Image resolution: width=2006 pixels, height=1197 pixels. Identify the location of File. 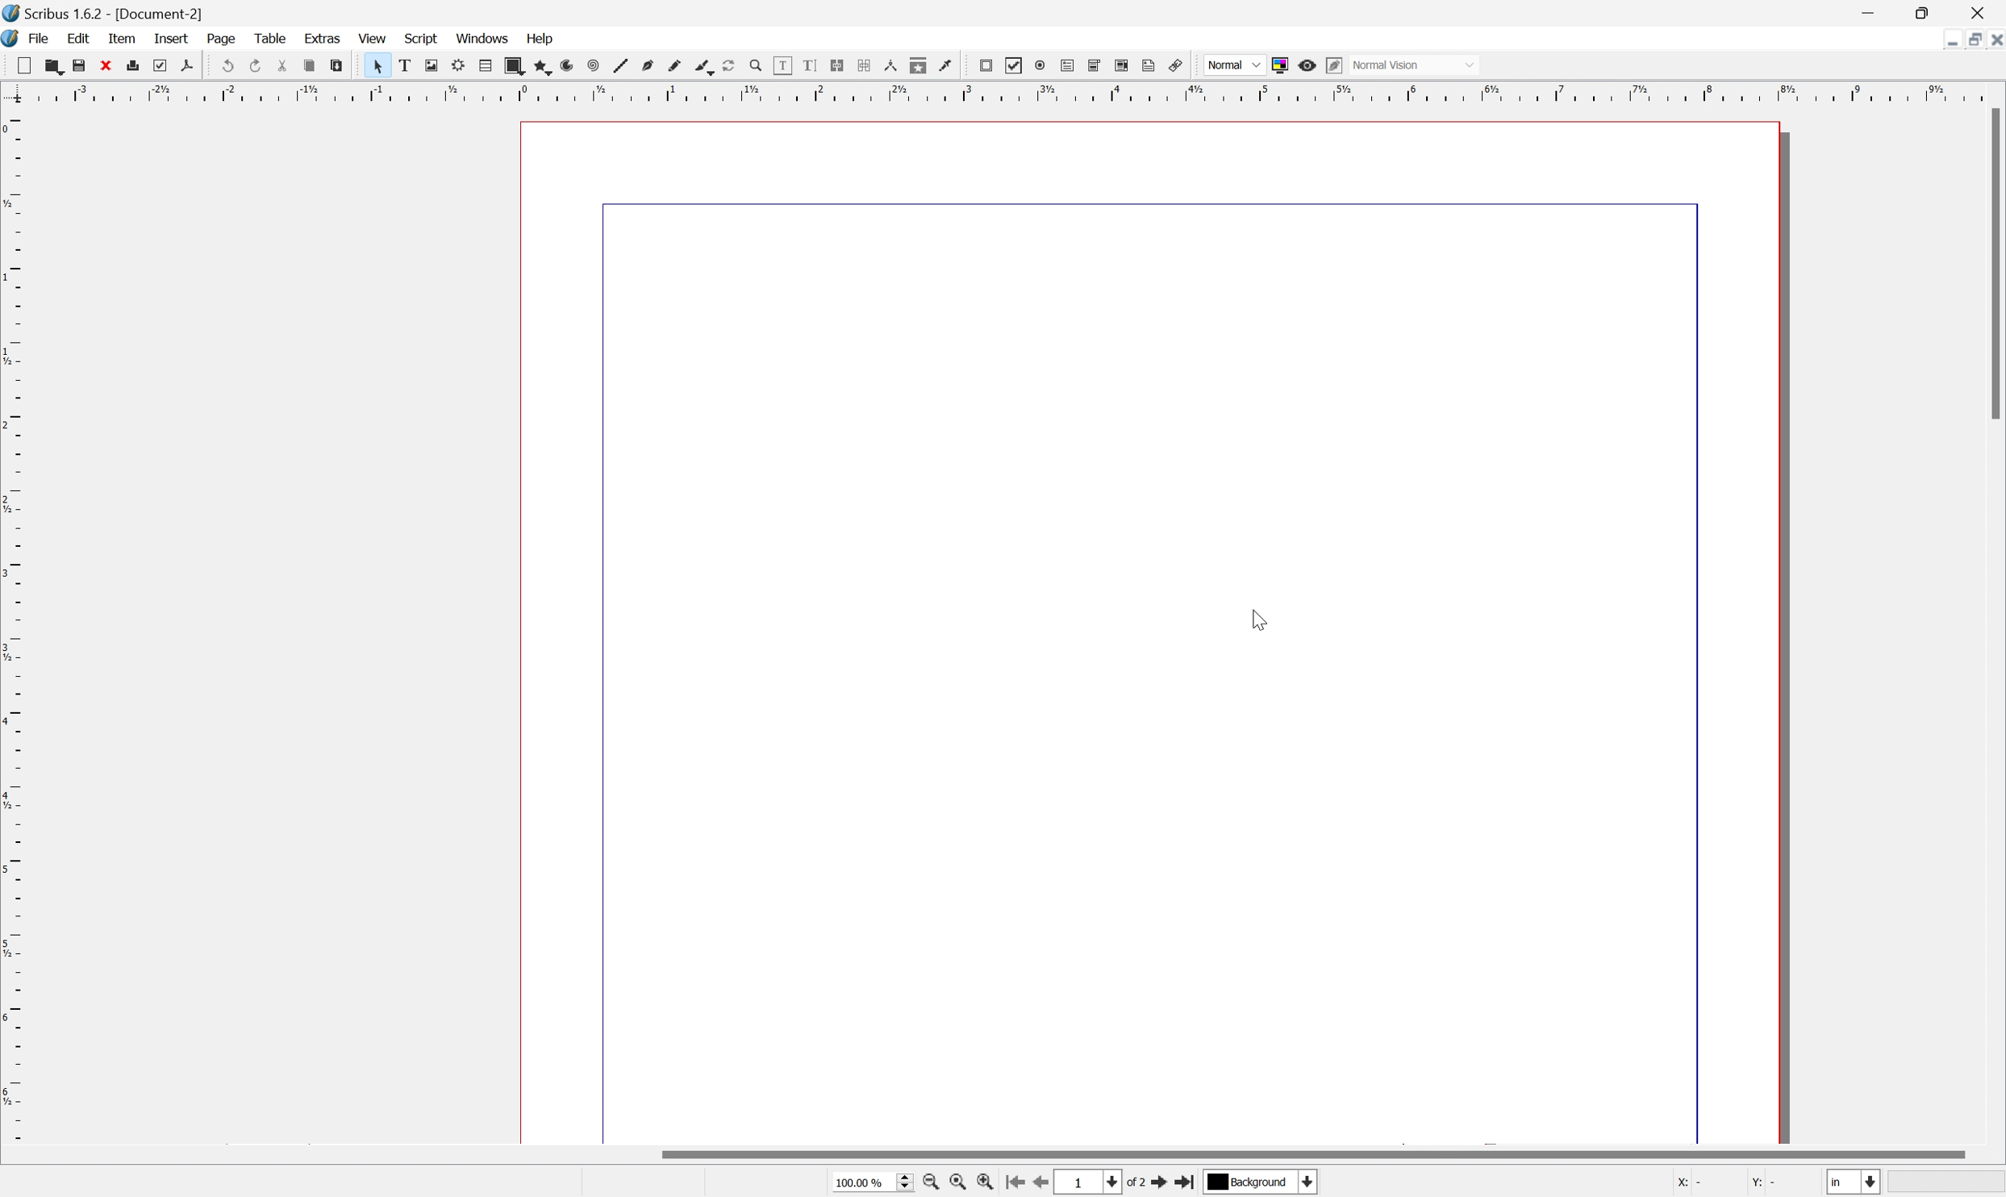
(41, 40).